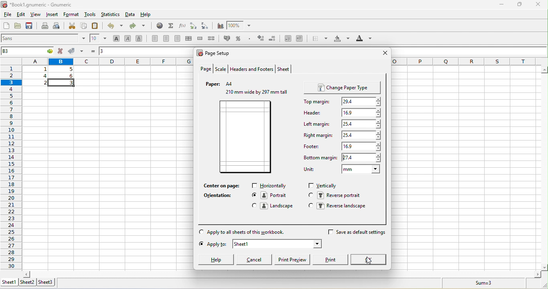 This screenshot has height=289, width=548. I want to click on font size, so click(98, 39).